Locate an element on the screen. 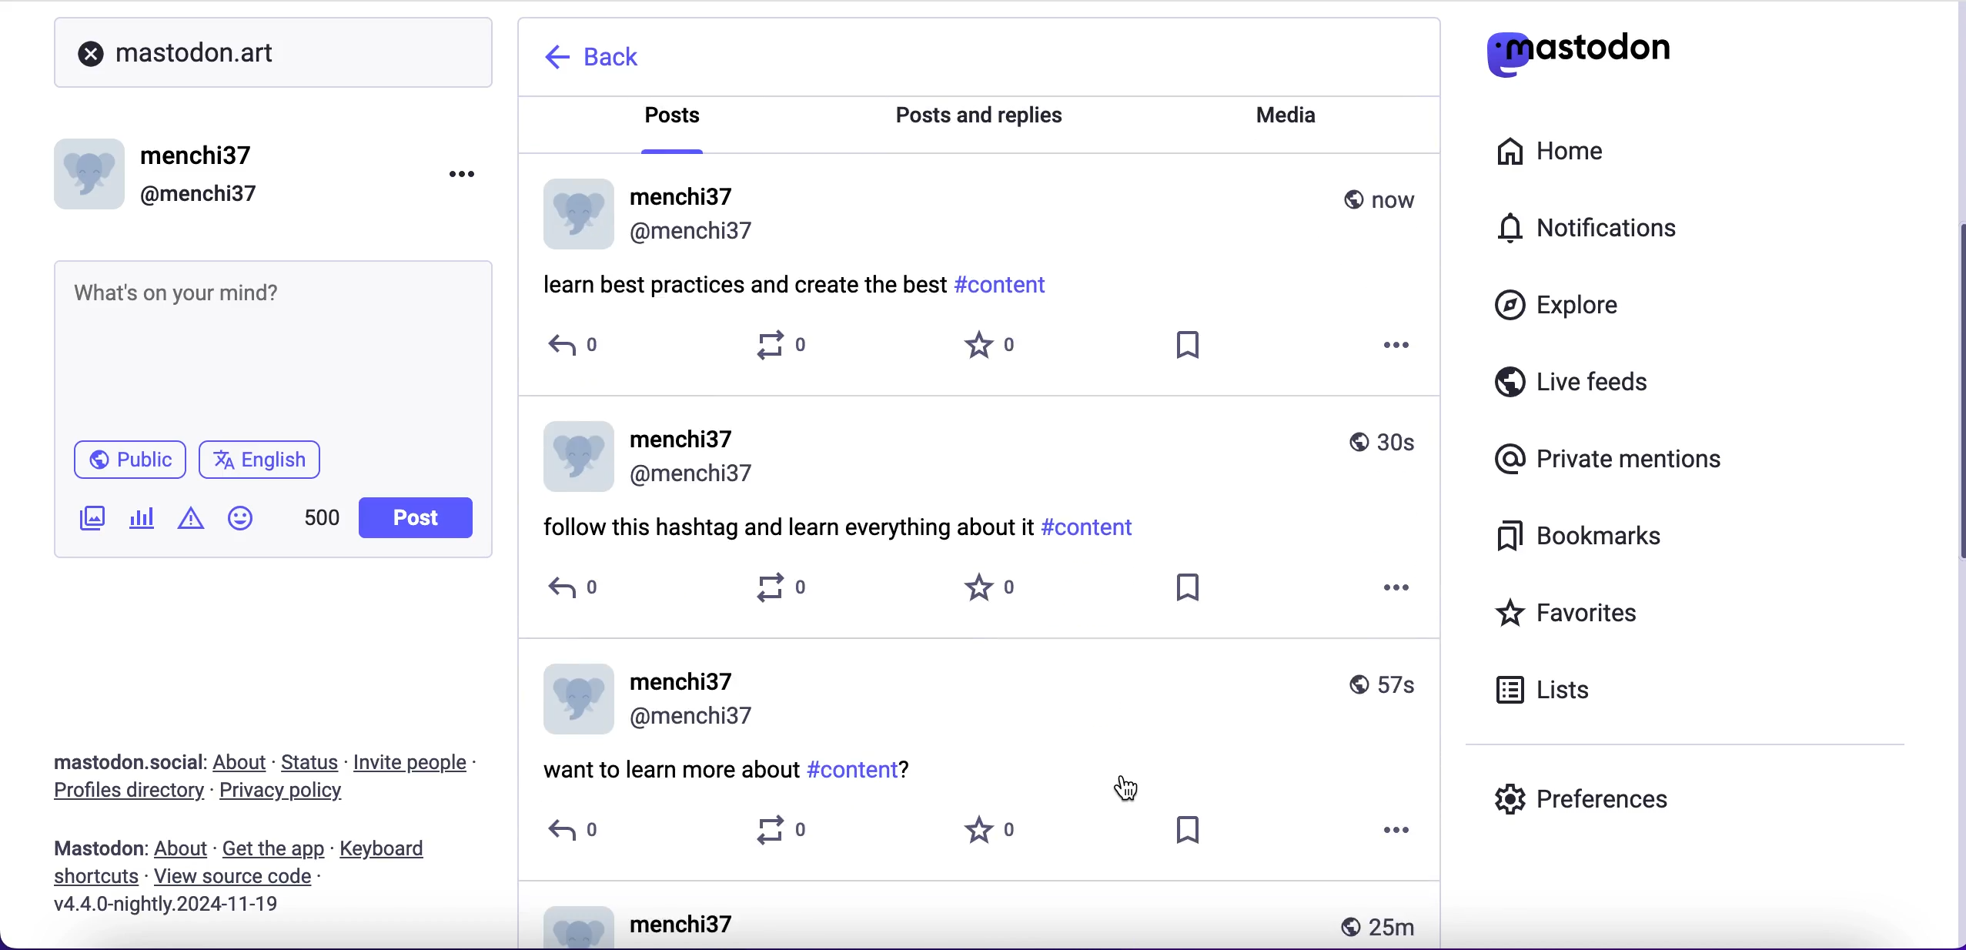 The image size is (1966, 950). invite people is located at coordinates (426, 762).